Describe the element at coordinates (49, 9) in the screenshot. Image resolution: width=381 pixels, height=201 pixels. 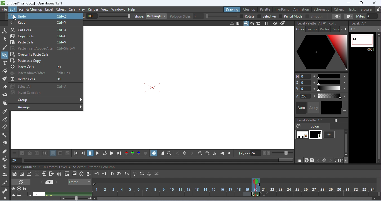
I see `level` at that location.